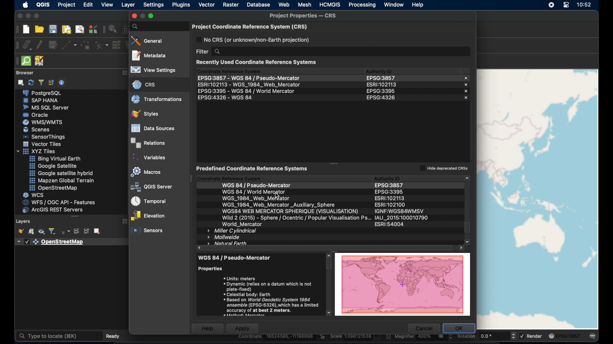 This screenshot has height=344, width=613. Describe the element at coordinates (390, 178) in the screenshot. I see `authority id` at that location.